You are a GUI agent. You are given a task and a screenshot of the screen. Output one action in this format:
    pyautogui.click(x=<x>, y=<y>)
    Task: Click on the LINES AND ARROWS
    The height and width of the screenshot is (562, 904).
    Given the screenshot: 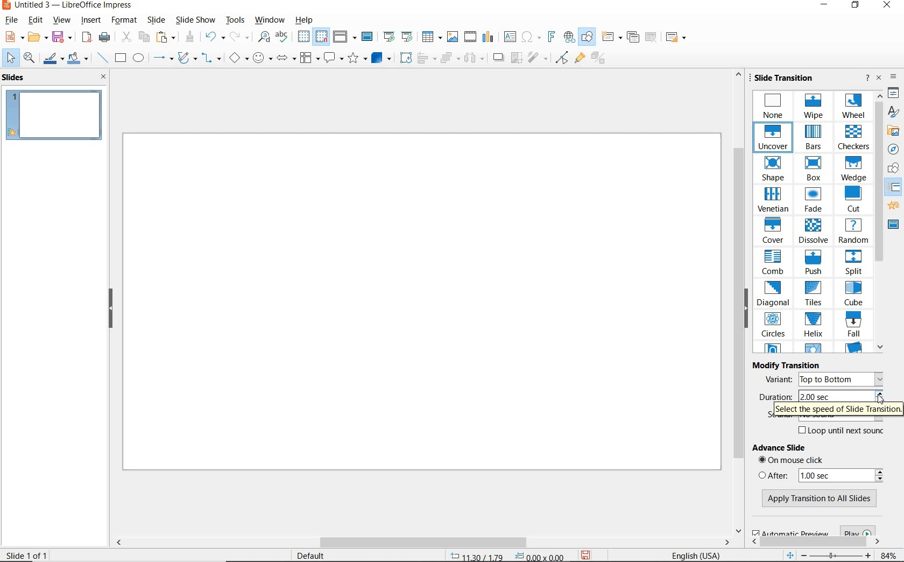 What is the action you would take?
    pyautogui.click(x=162, y=58)
    